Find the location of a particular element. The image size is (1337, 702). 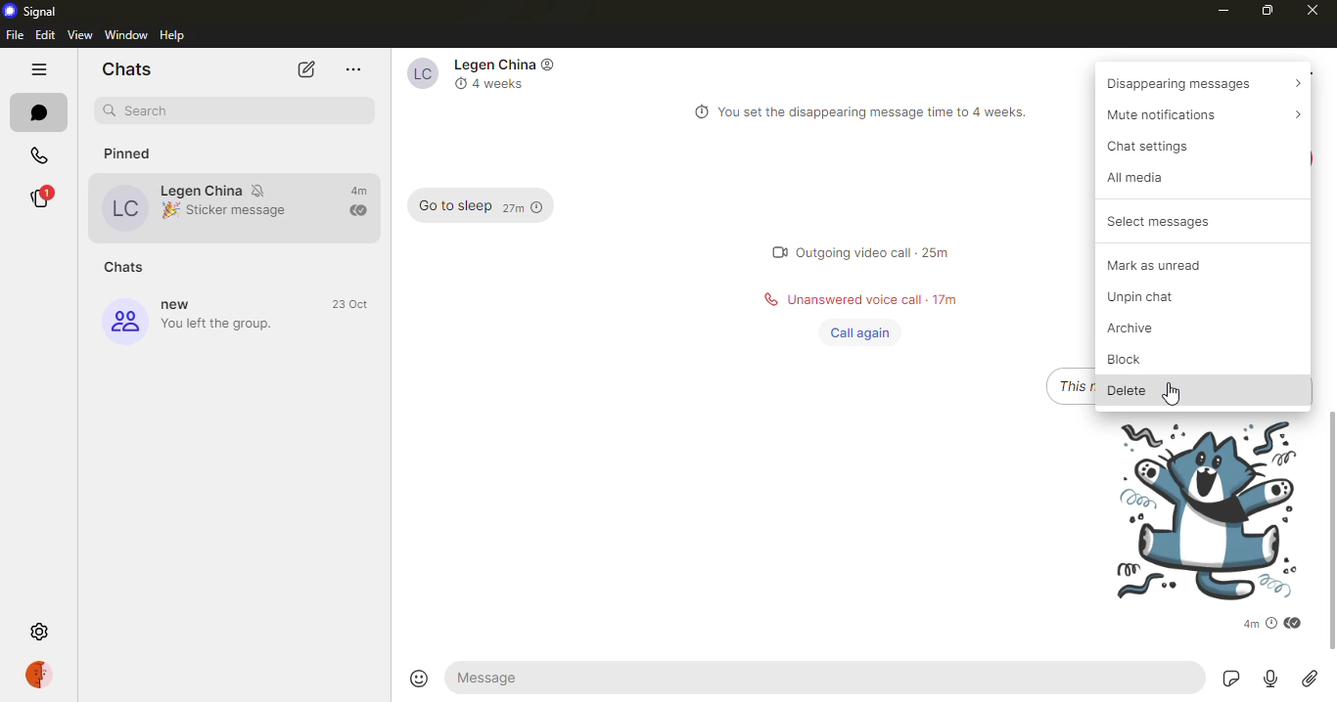

record is located at coordinates (1271, 679).